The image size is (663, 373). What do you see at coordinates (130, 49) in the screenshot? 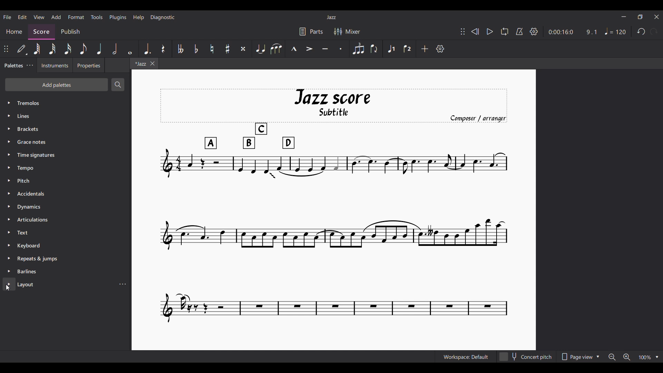
I see `Whole note` at bounding box center [130, 49].